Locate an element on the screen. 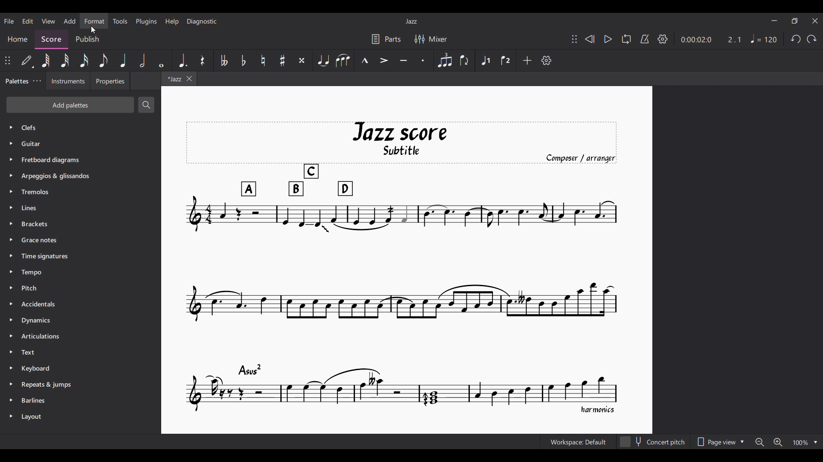 The height and width of the screenshot is (462, 823). Home is located at coordinates (18, 39).